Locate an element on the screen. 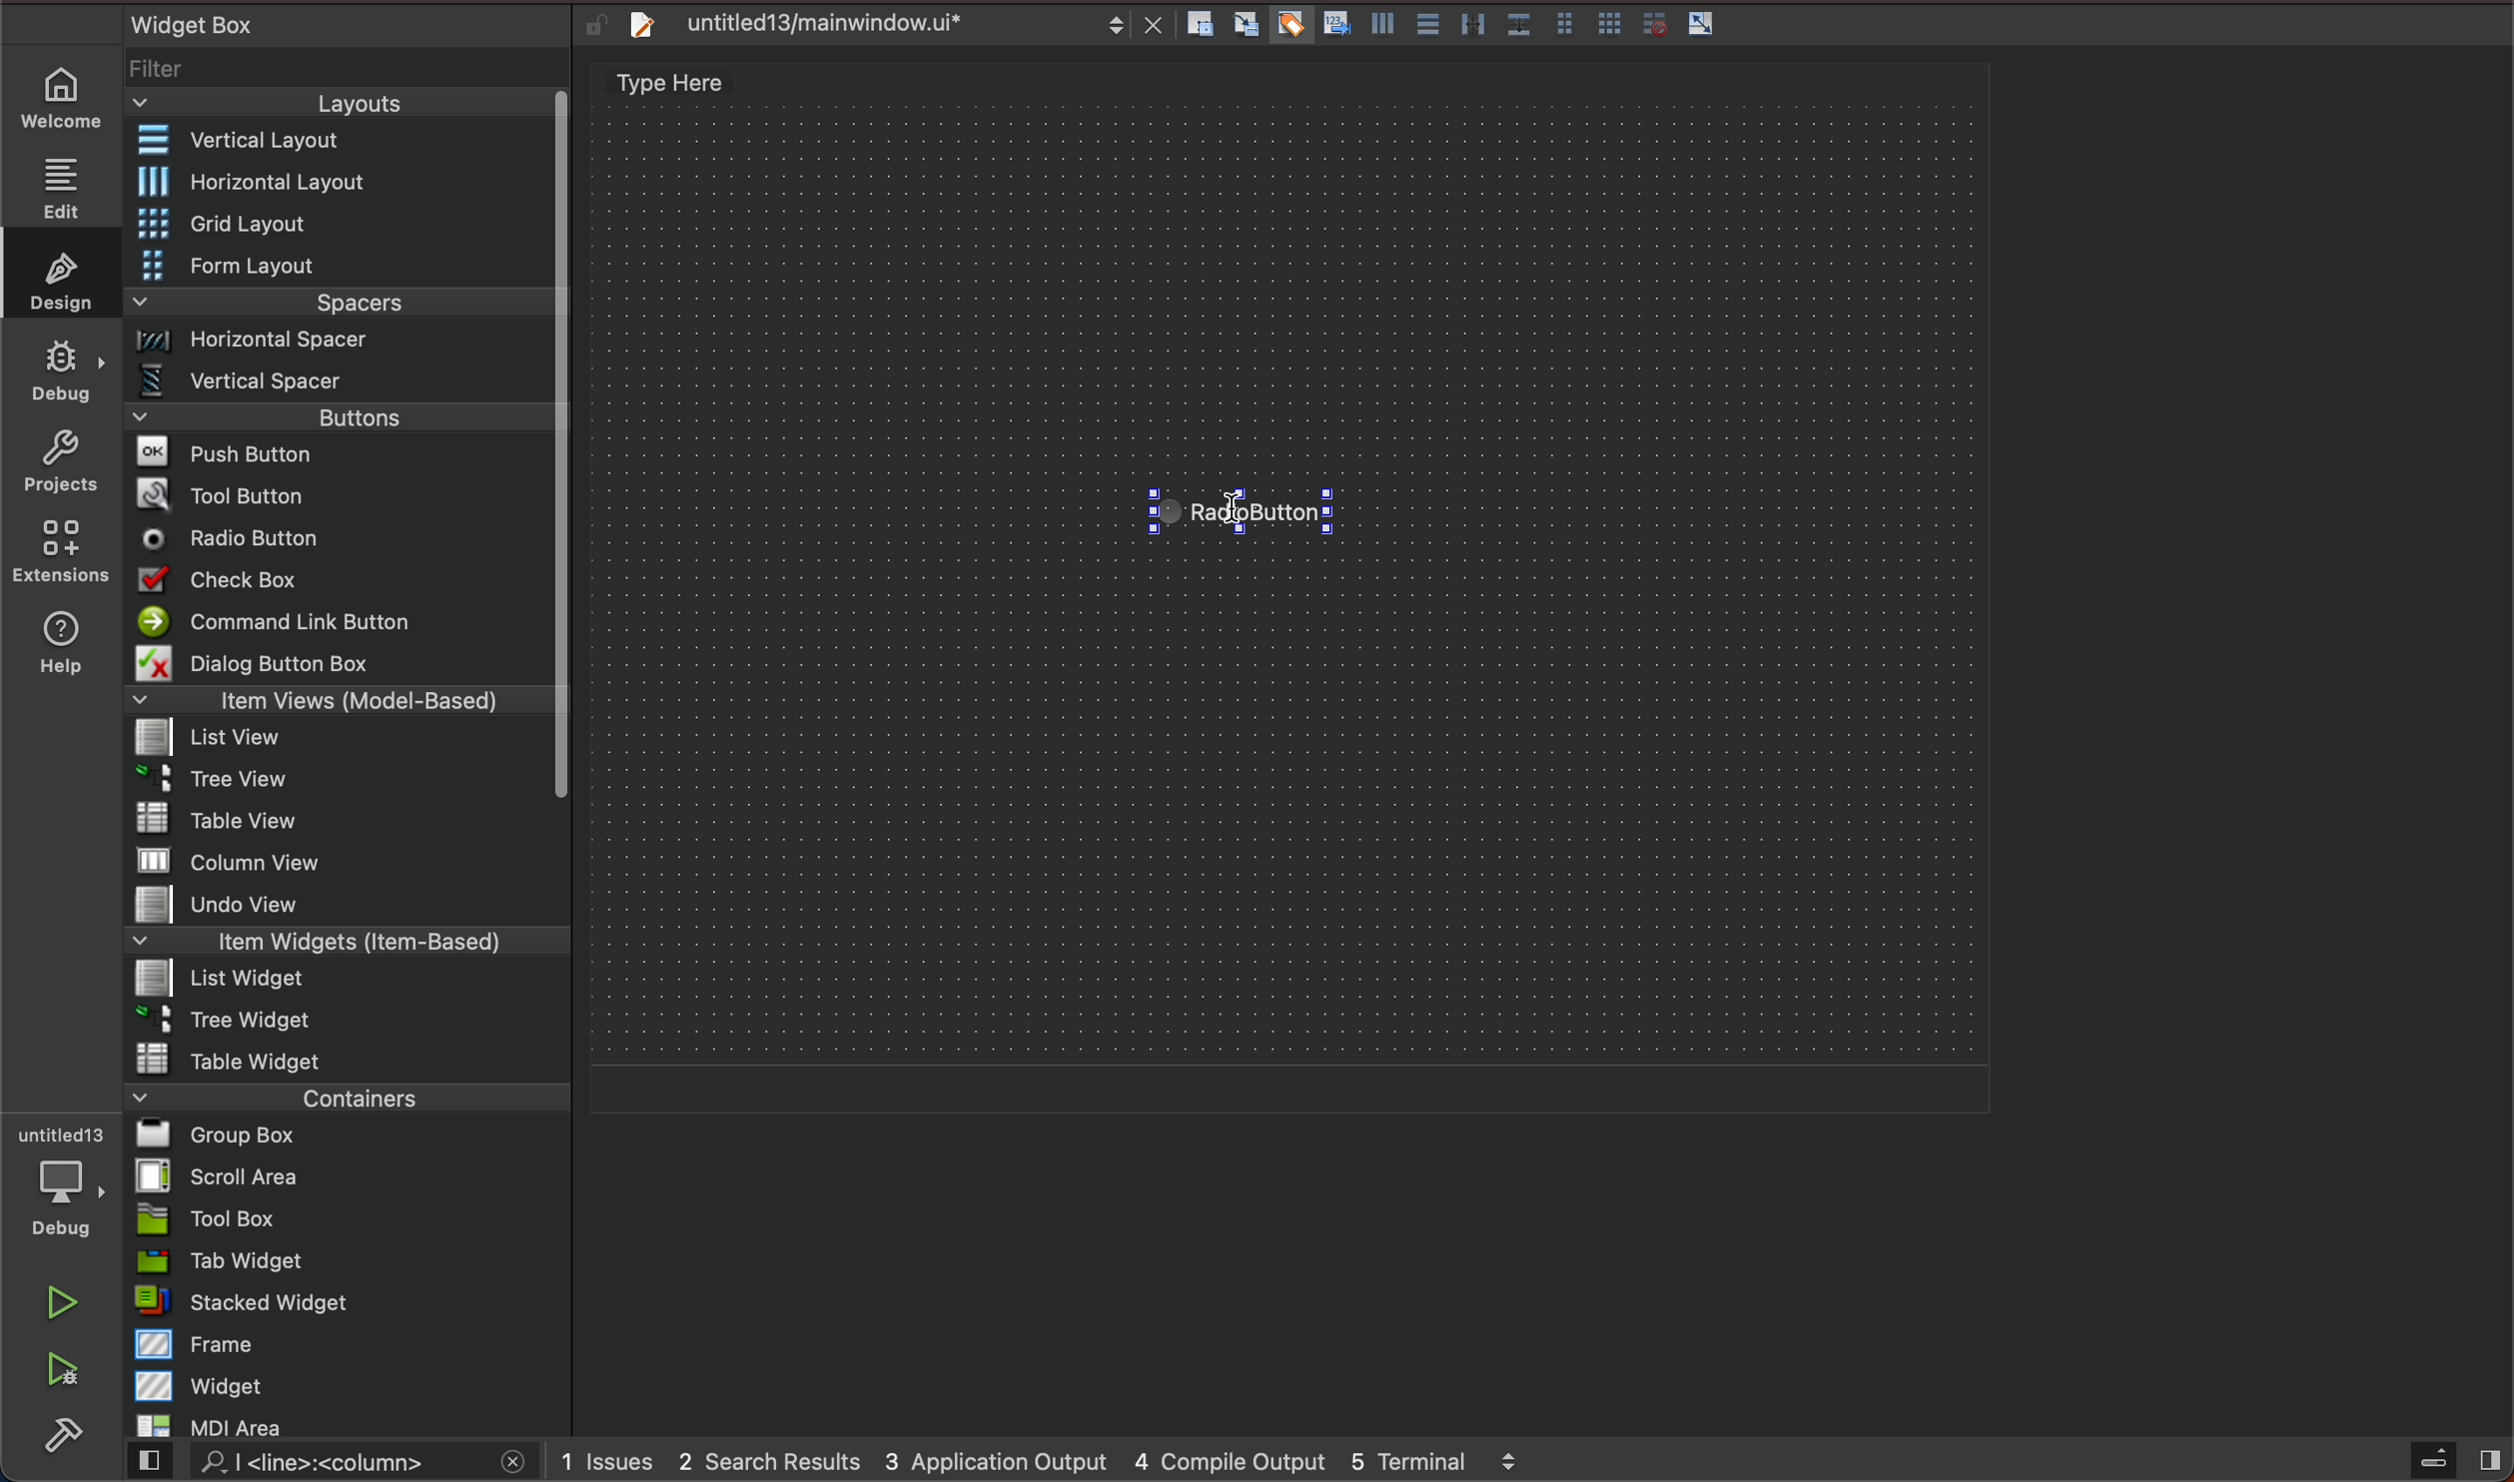 This screenshot has width=2514, height=1482. item widget is located at coordinates (343, 946).